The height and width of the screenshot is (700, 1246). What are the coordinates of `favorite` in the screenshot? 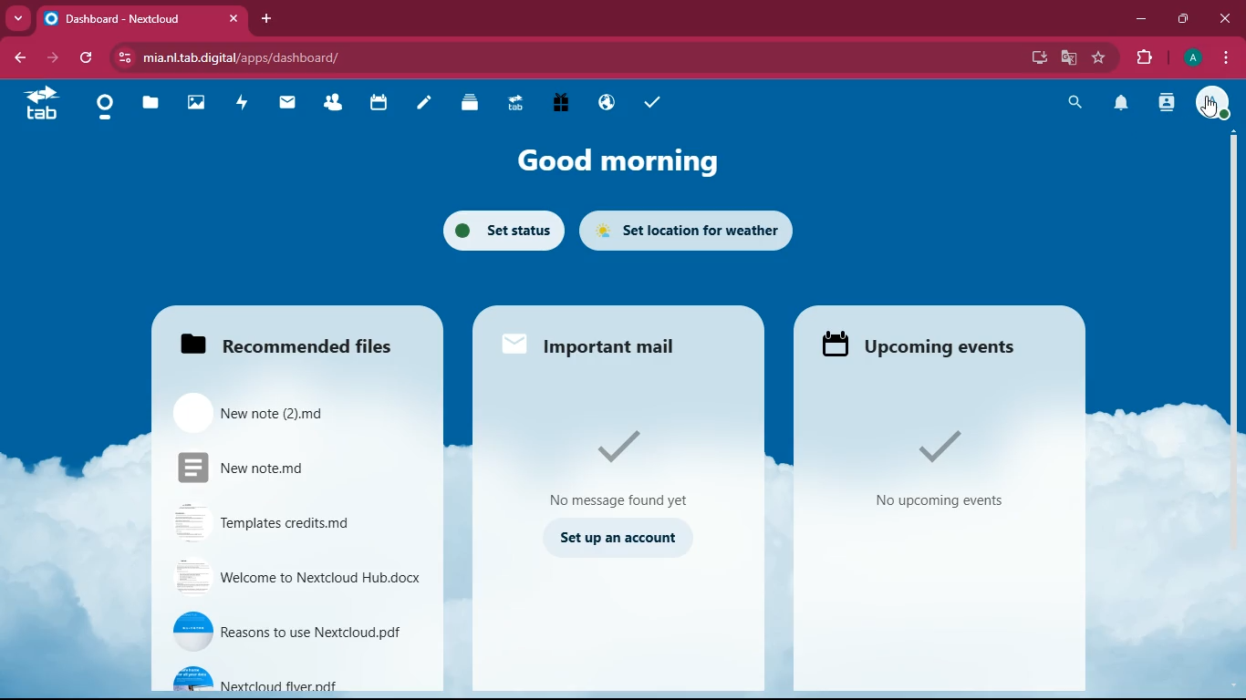 It's located at (1098, 58).